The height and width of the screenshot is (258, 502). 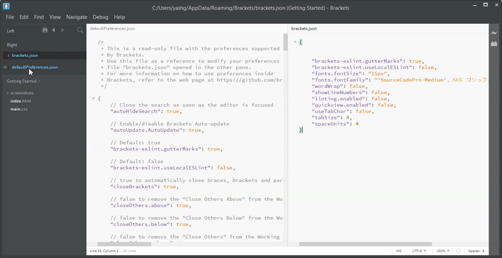 What do you see at coordinates (39, 17) in the screenshot?
I see `Find` at bounding box center [39, 17].